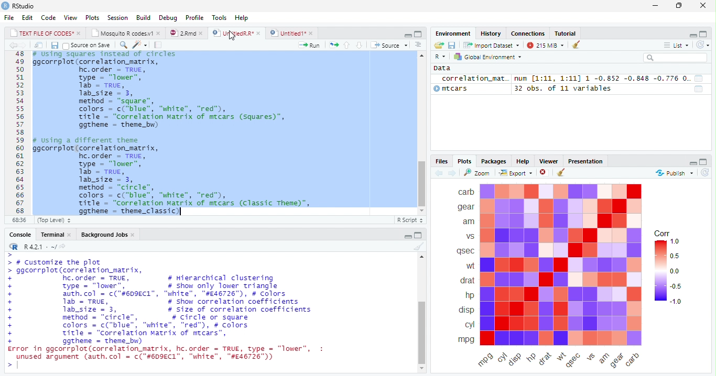 This screenshot has height=376, width=716. Describe the element at coordinates (561, 265) in the screenshot. I see `graph` at that location.